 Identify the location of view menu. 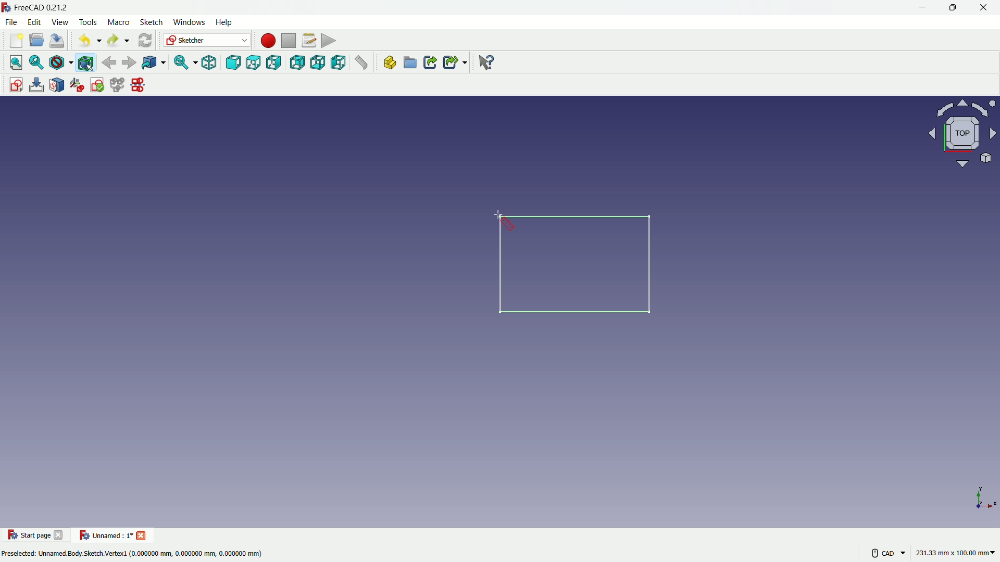
(59, 22).